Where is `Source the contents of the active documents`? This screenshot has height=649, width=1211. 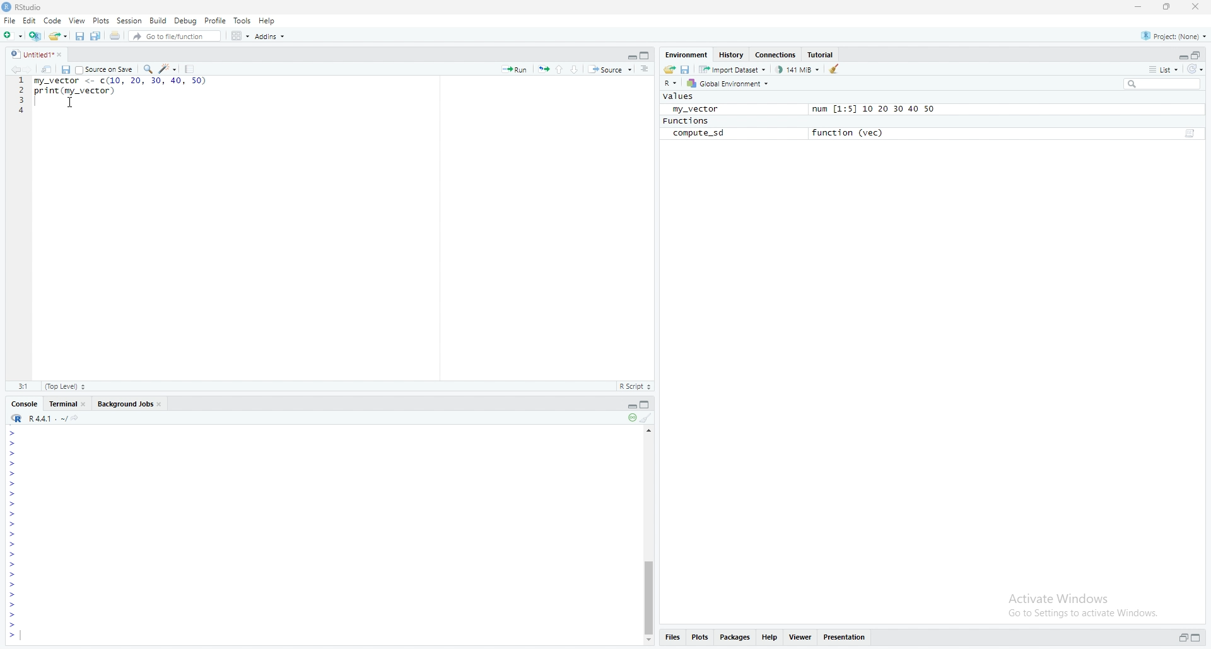 Source the contents of the active documents is located at coordinates (610, 70).